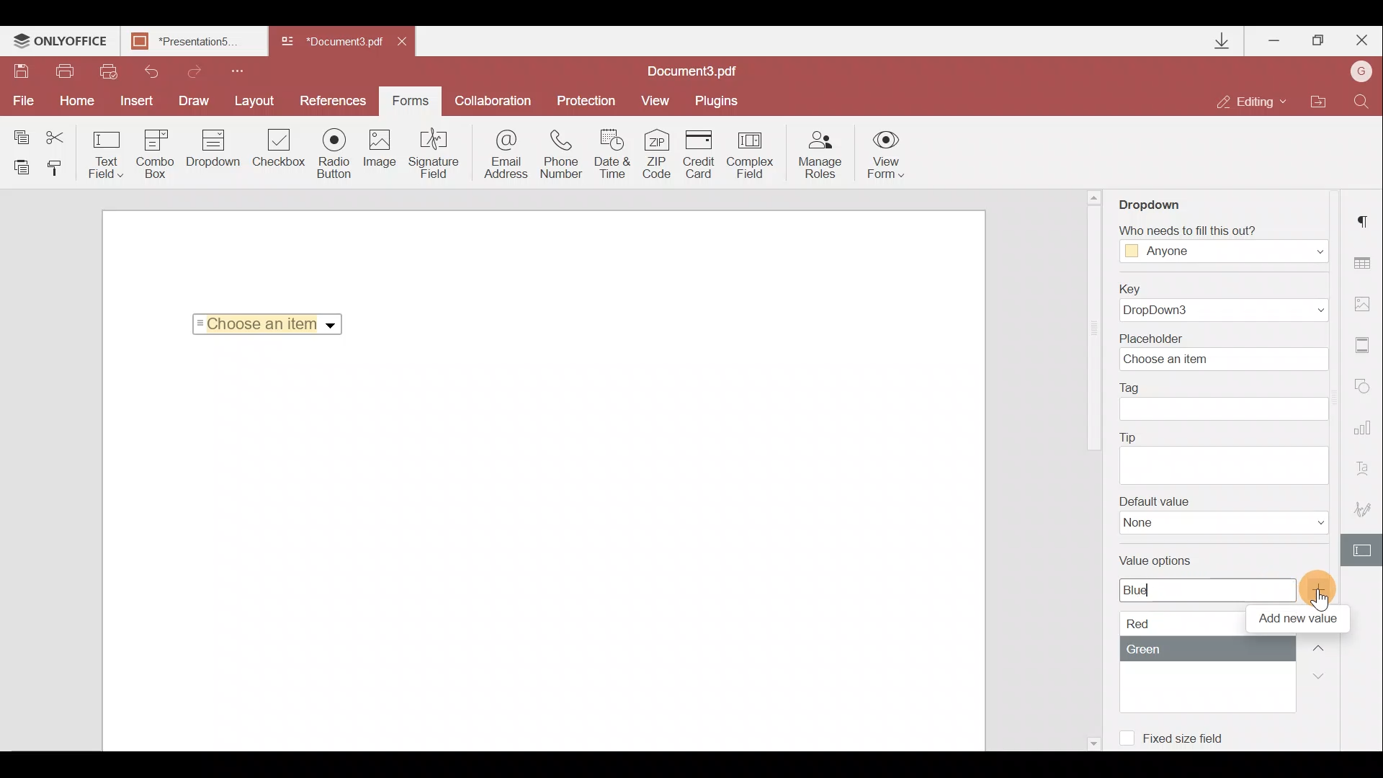 This screenshot has width=1383, height=778. I want to click on Plugins, so click(718, 102).